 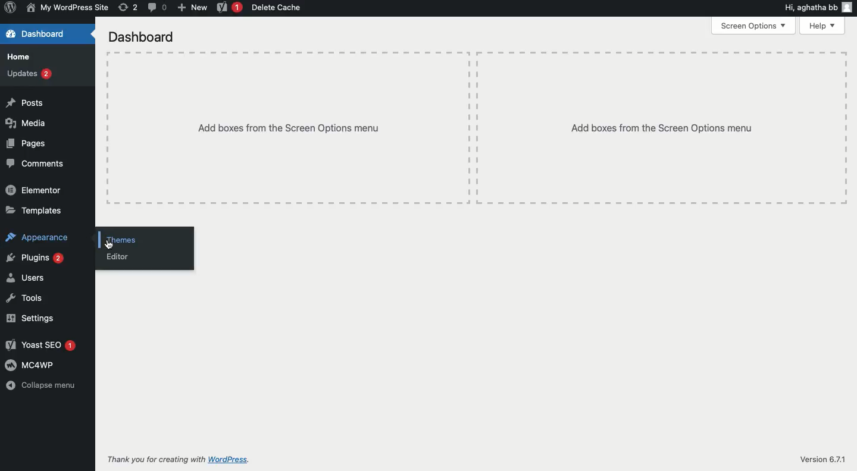 I want to click on Revision, so click(x=129, y=7).